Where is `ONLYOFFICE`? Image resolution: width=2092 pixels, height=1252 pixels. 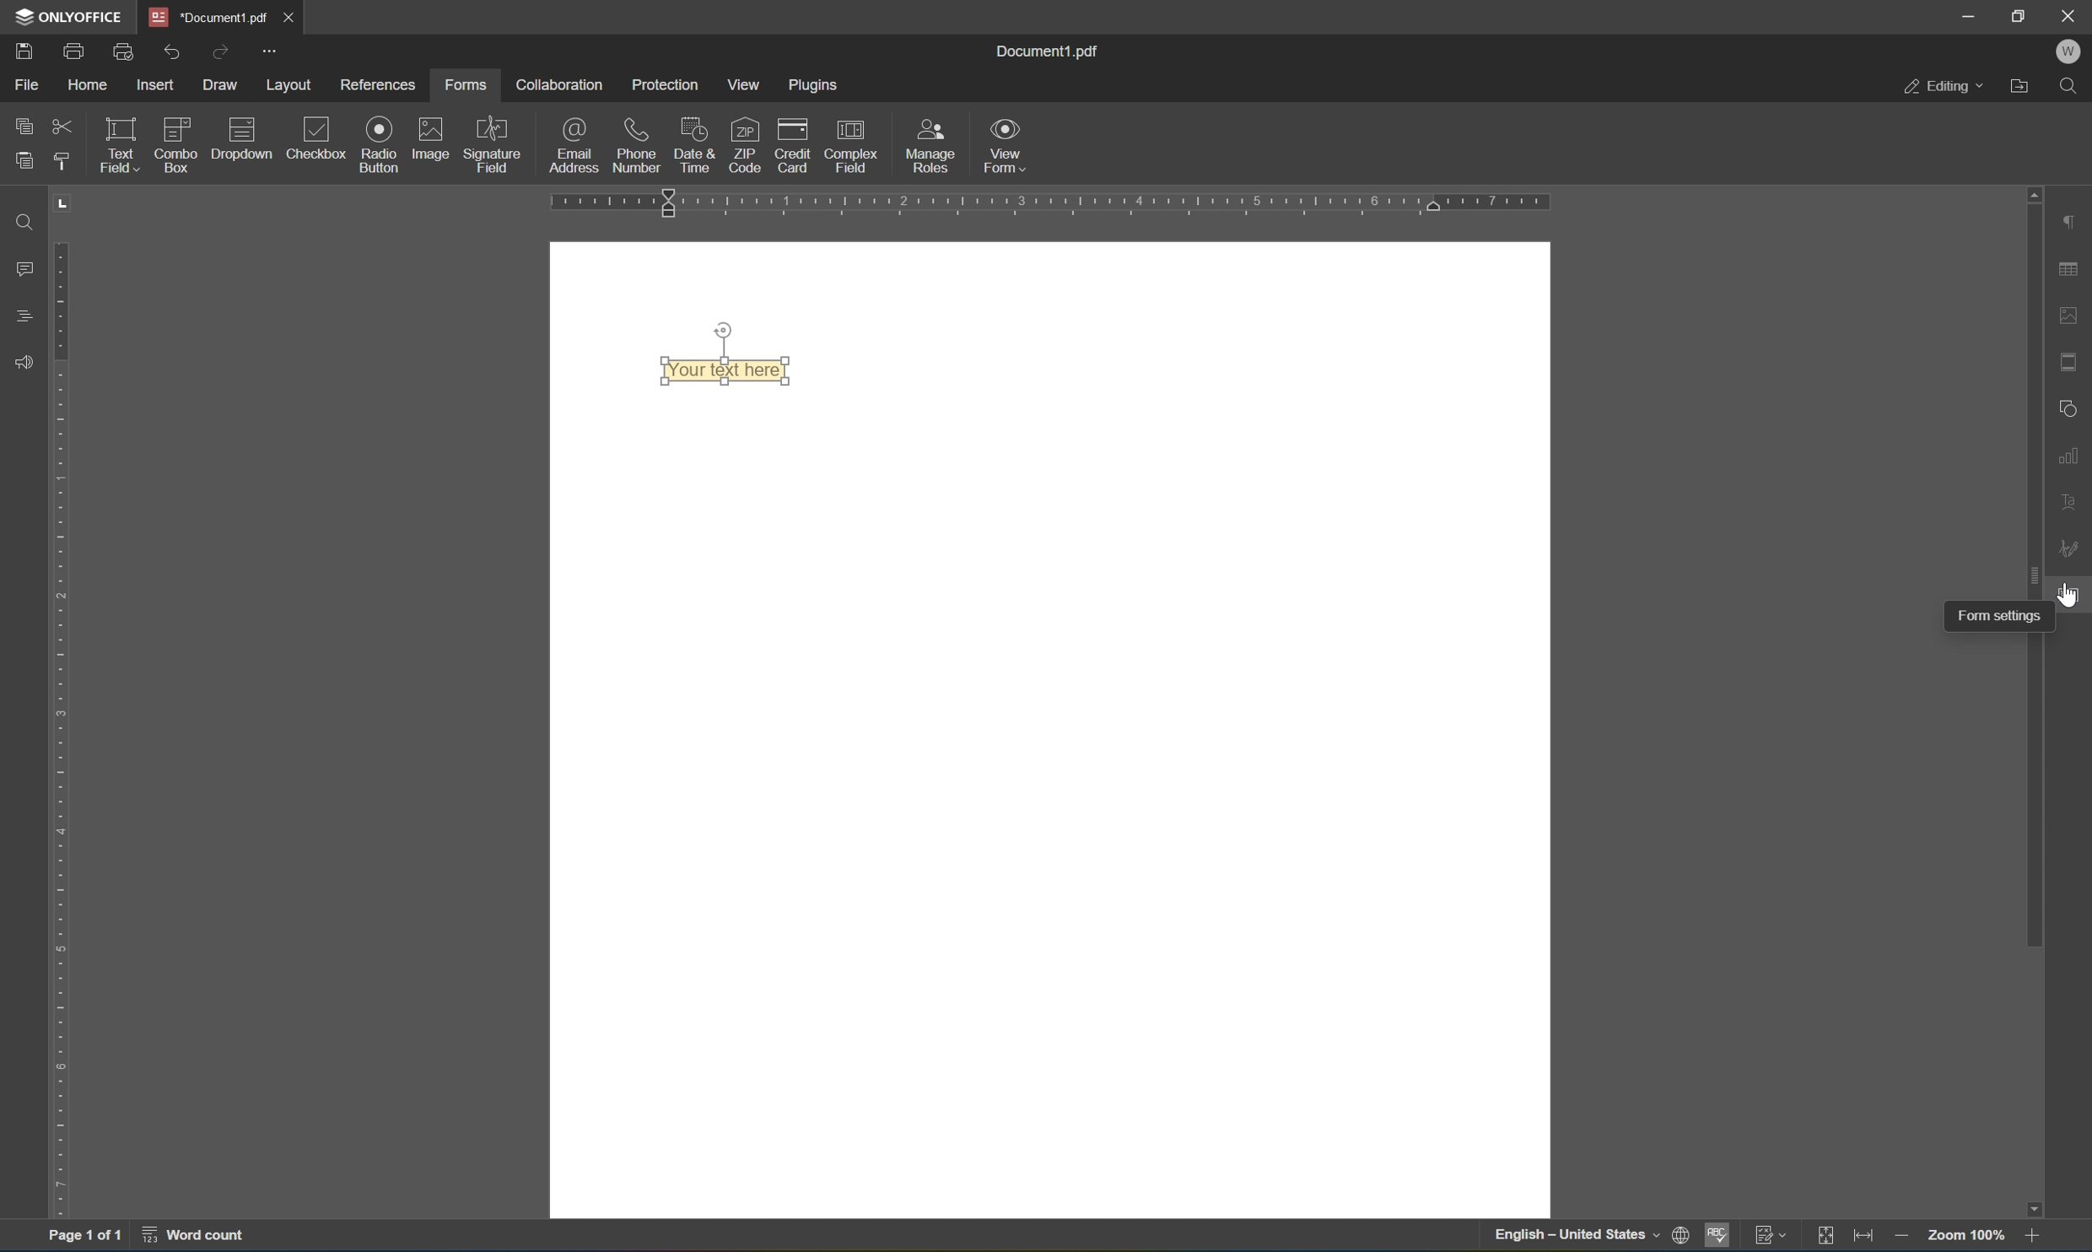 ONLYOFFICE is located at coordinates (68, 16).